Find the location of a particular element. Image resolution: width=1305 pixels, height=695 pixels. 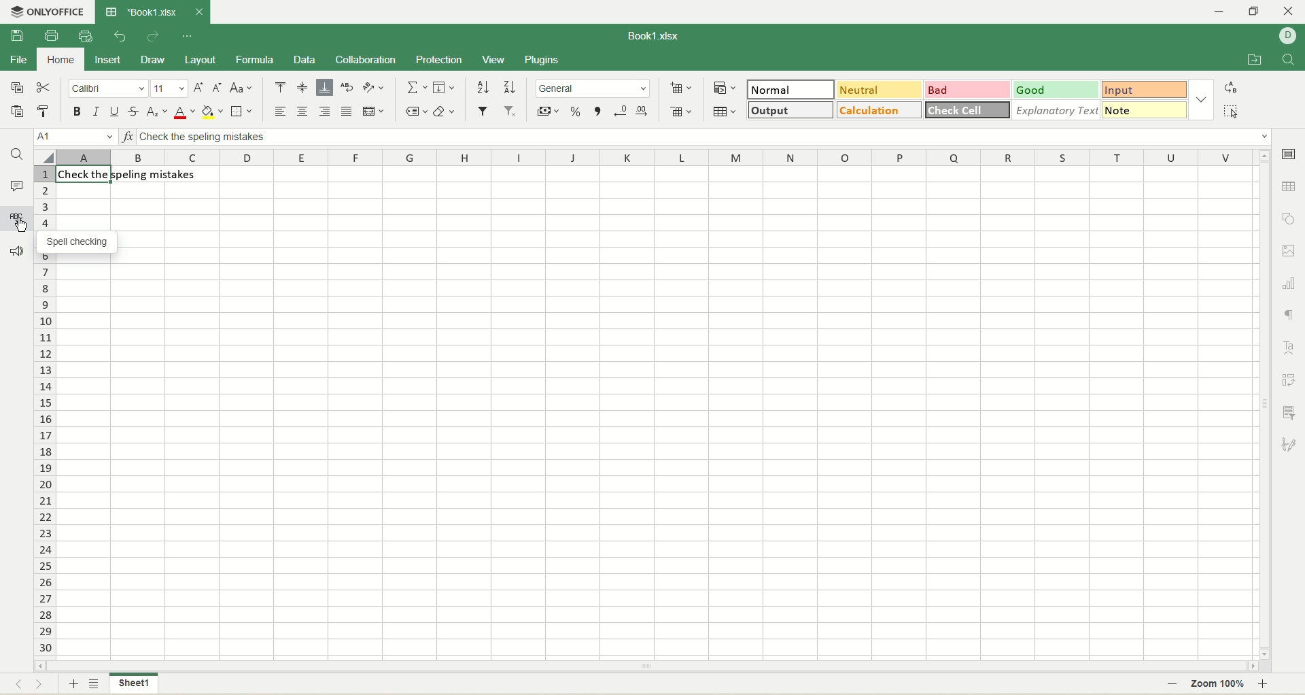

pivot settings is located at coordinates (1290, 378).